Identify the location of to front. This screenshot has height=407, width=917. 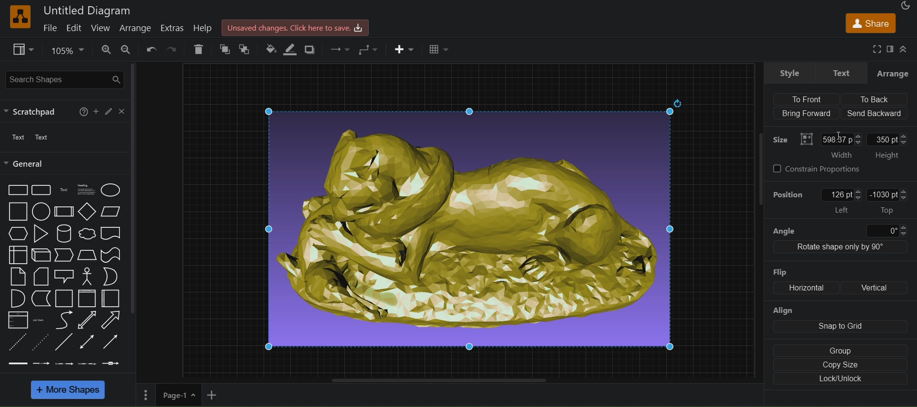
(221, 49).